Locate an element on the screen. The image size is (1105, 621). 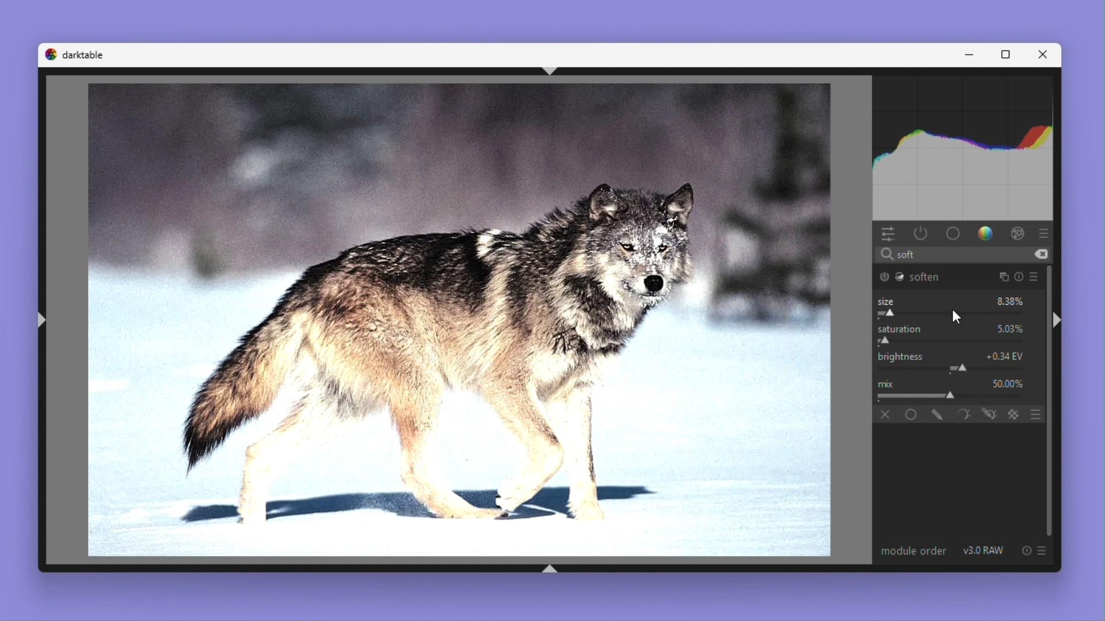
text "soft" is located at coordinates (901, 255).